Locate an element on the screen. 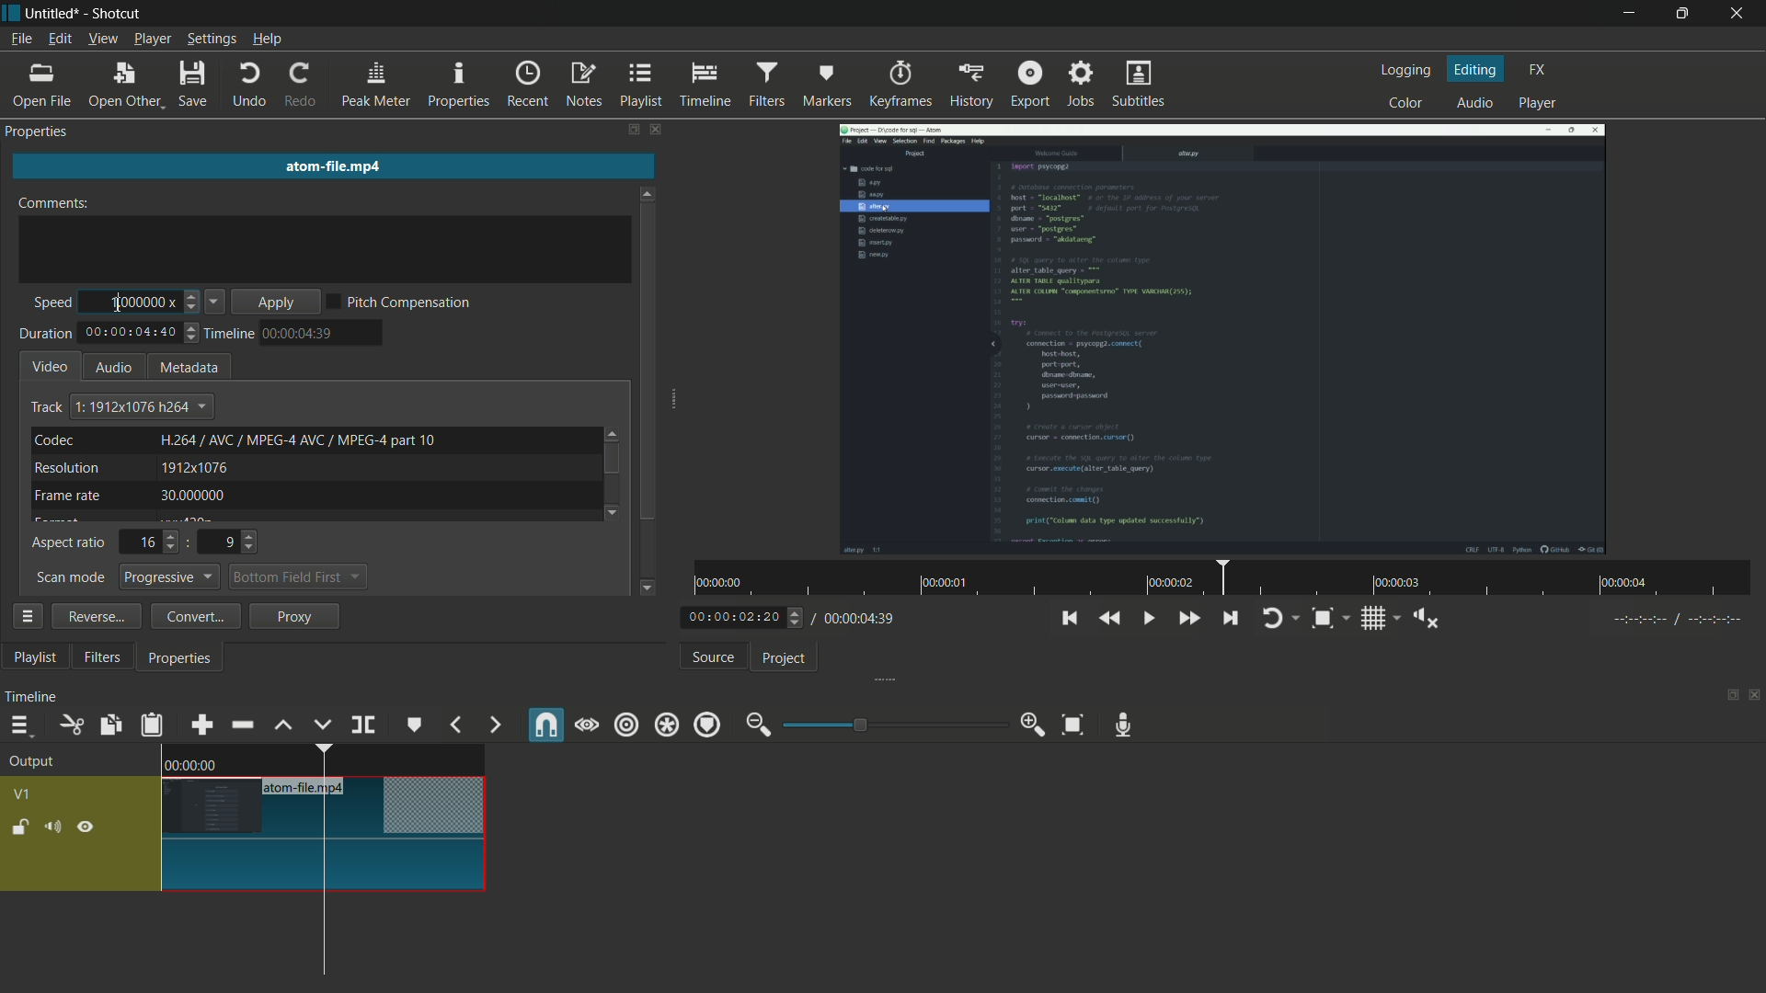  file menu is located at coordinates (22, 40).